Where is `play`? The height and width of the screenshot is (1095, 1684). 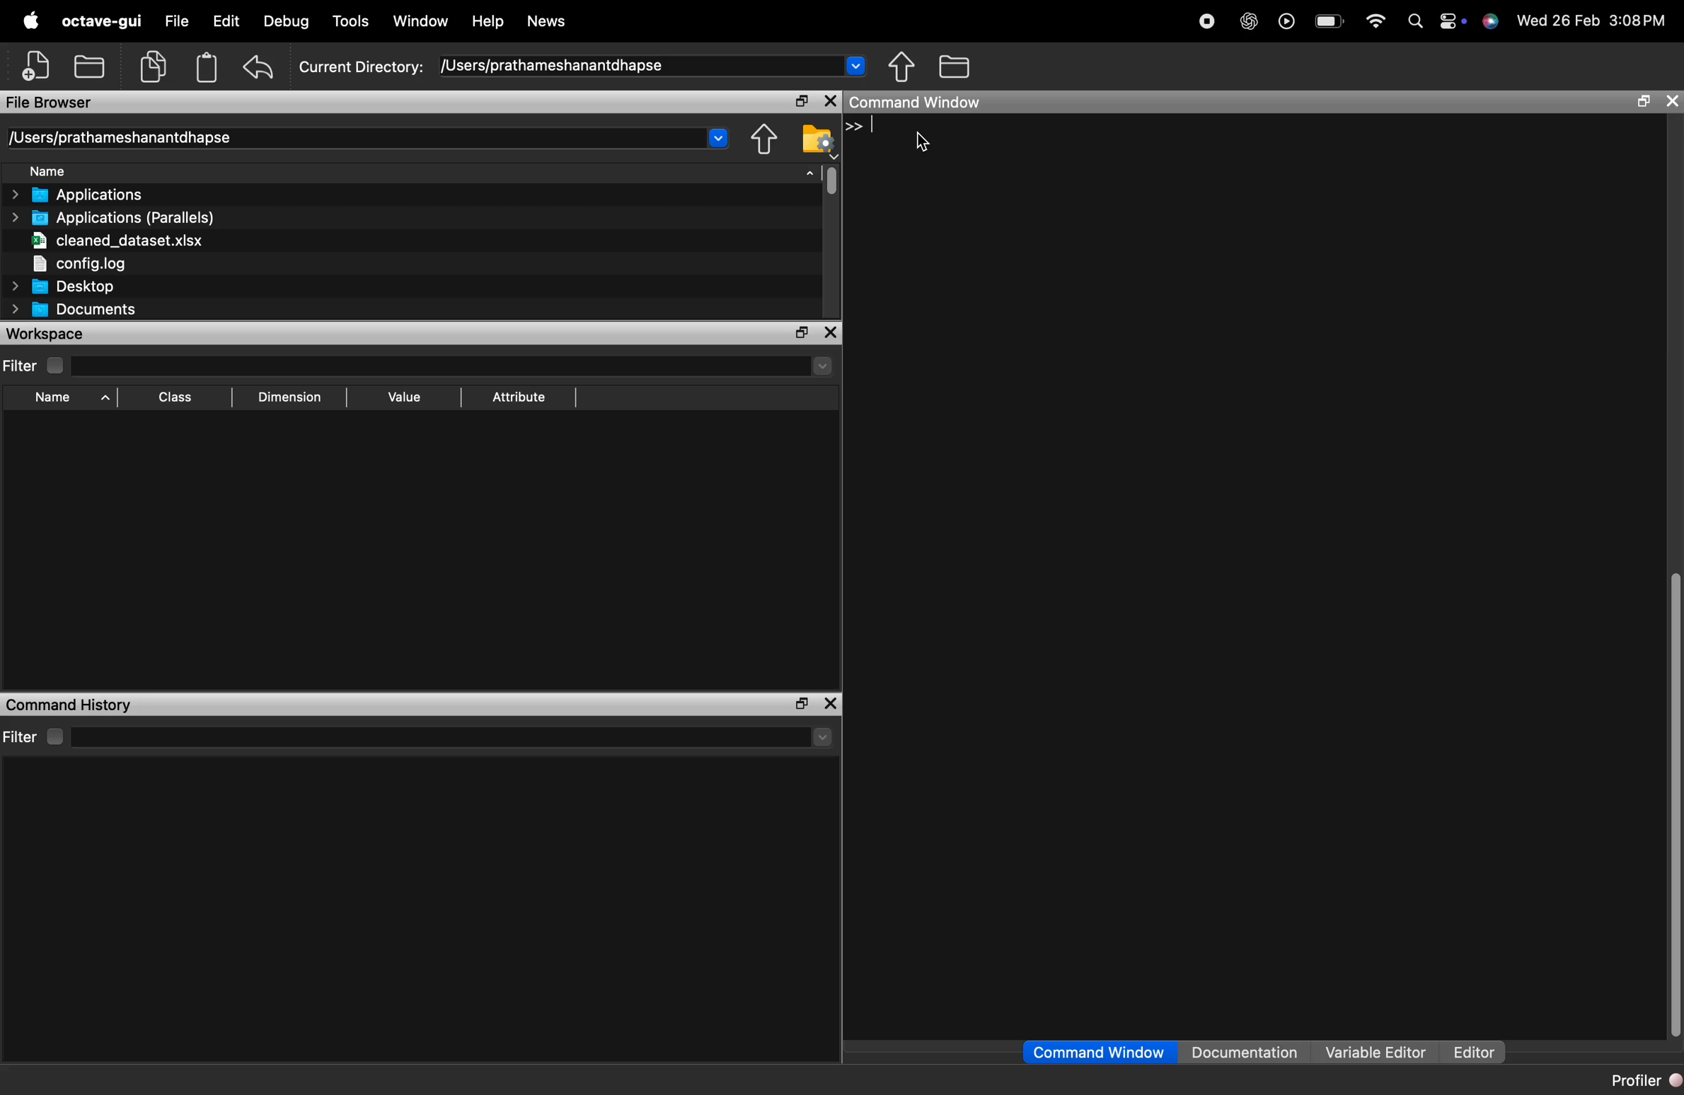
play is located at coordinates (1286, 21).